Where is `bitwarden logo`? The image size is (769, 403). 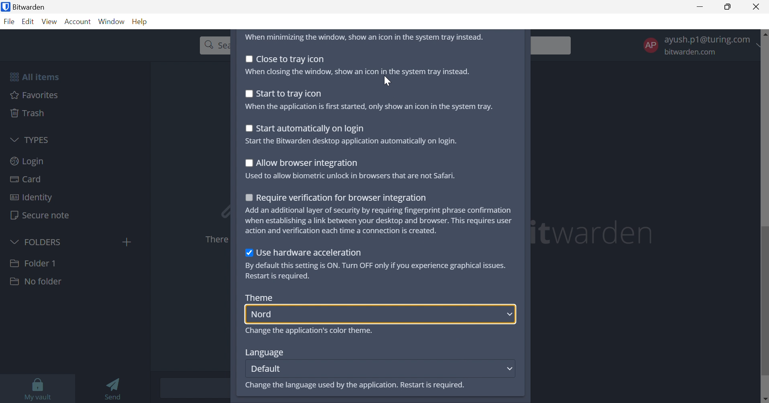 bitwarden logo is located at coordinates (5, 8).